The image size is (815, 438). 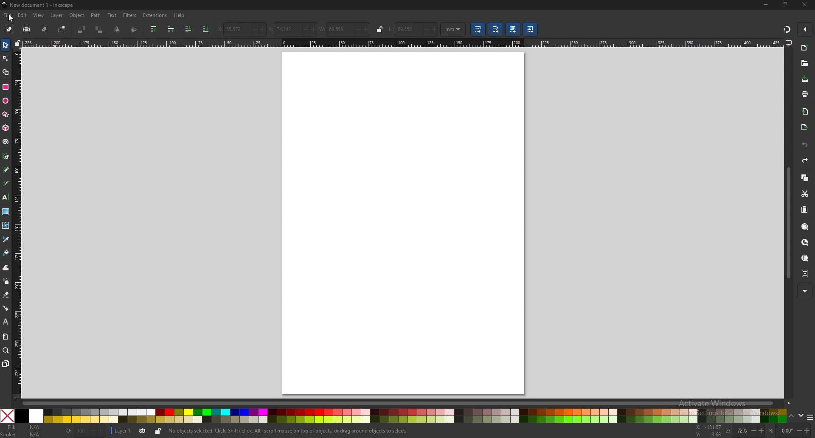 I want to click on rotation, so click(x=780, y=431).